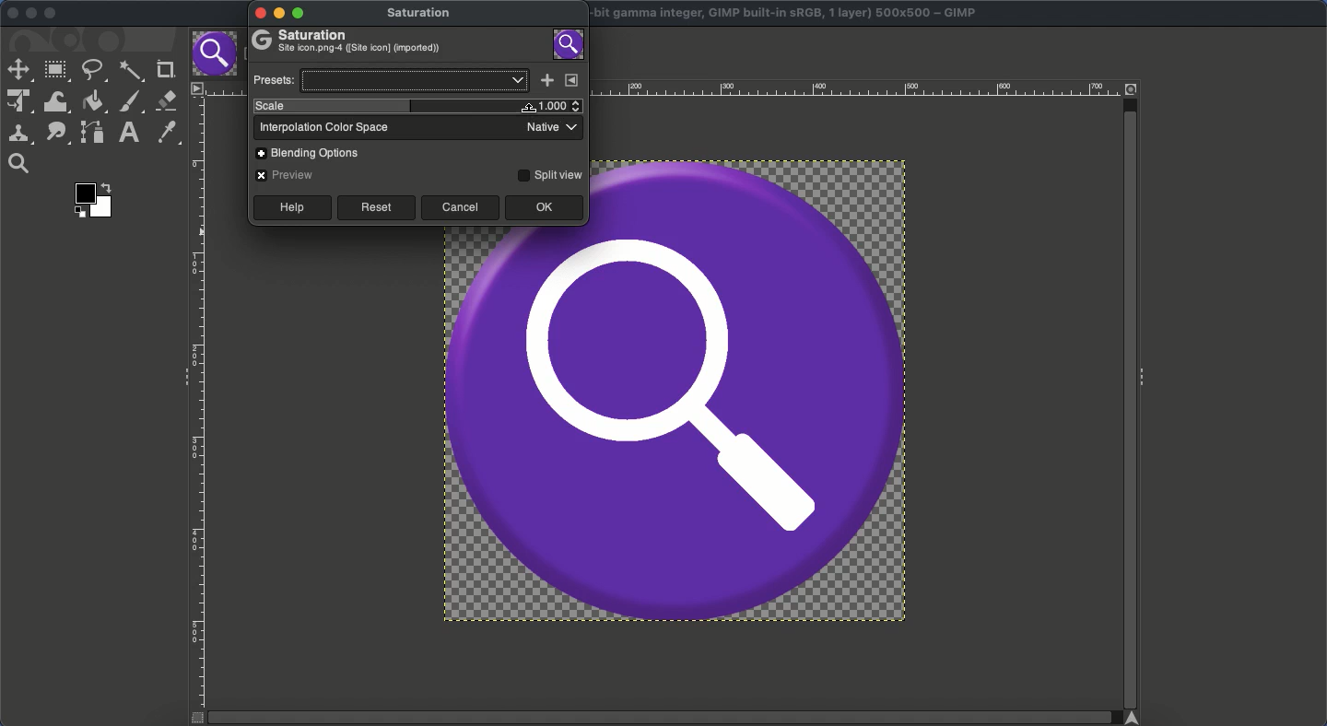 The image size is (1327, 726). I want to click on Image, so click(677, 423).